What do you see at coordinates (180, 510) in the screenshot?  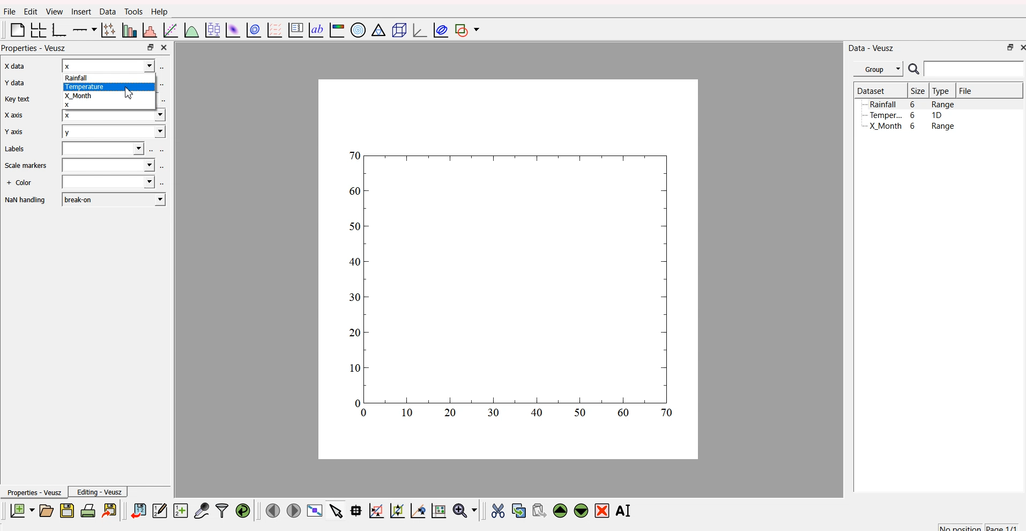 I see `create a new dataset` at bounding box center [180, 510].